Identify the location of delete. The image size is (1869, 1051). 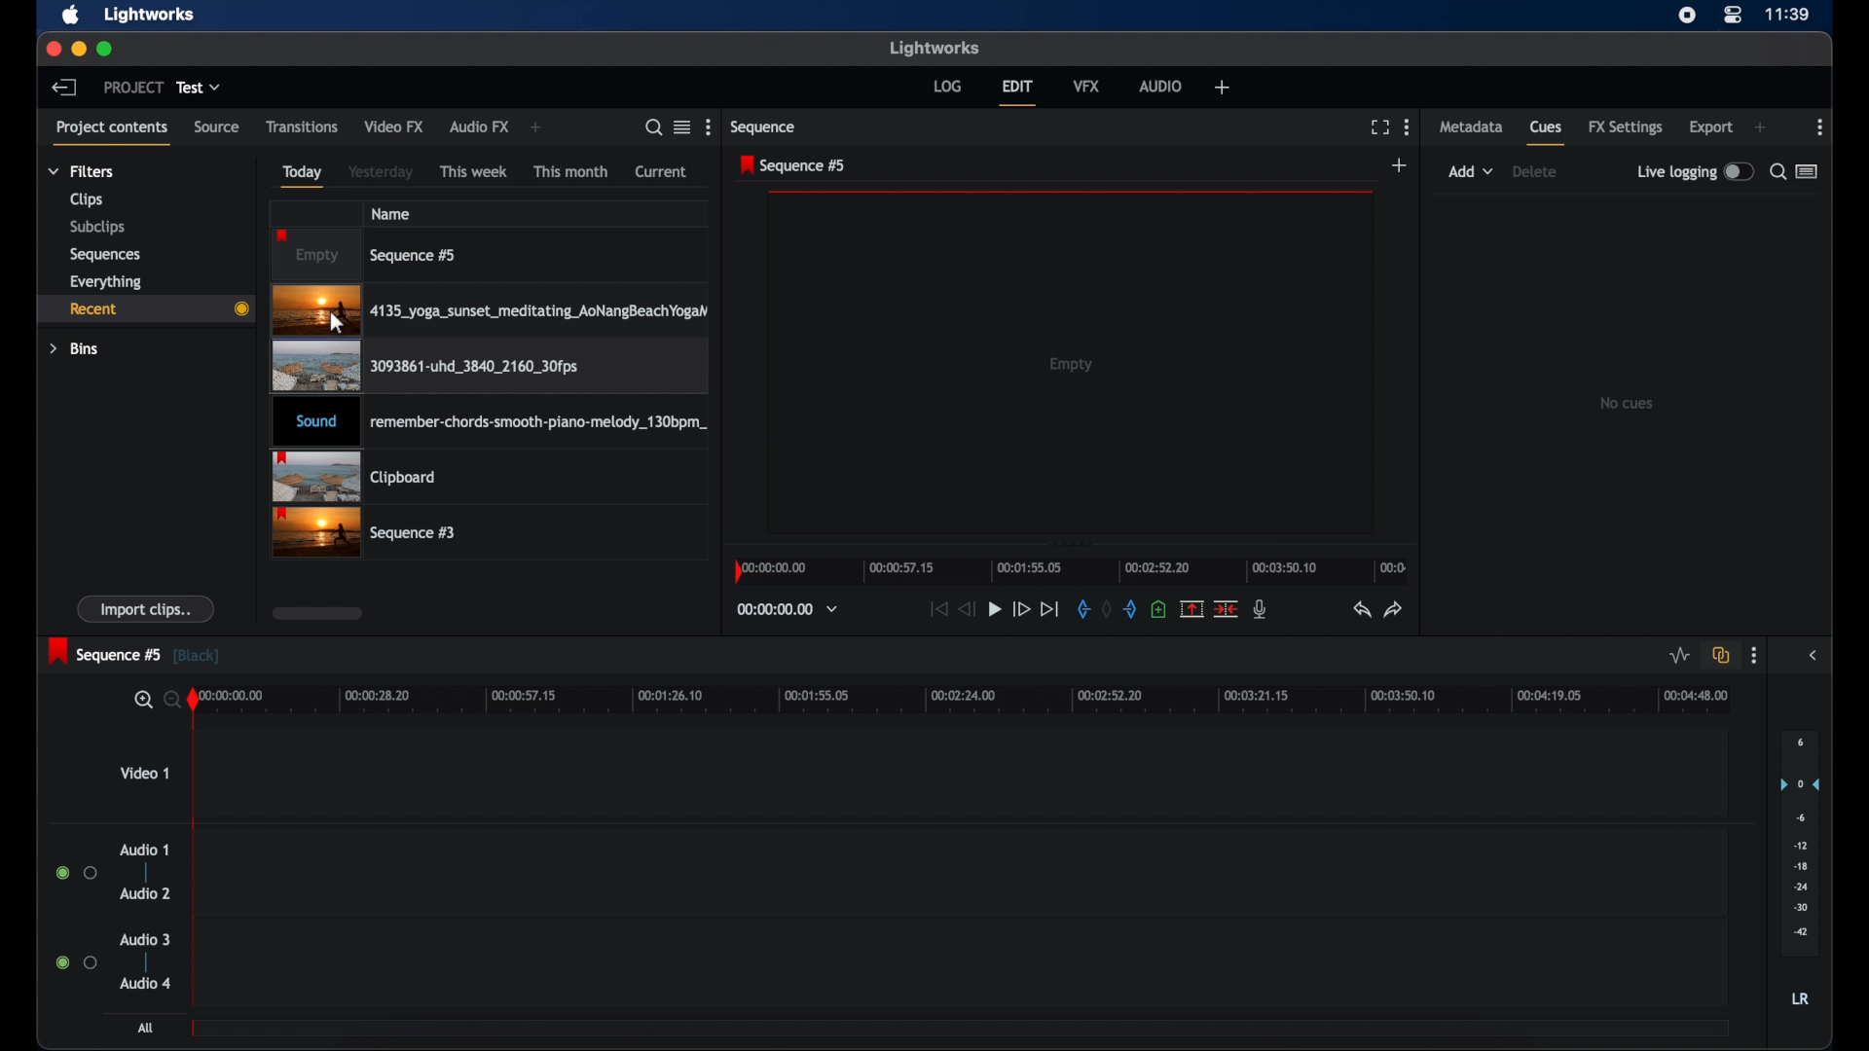
(1534, 171).